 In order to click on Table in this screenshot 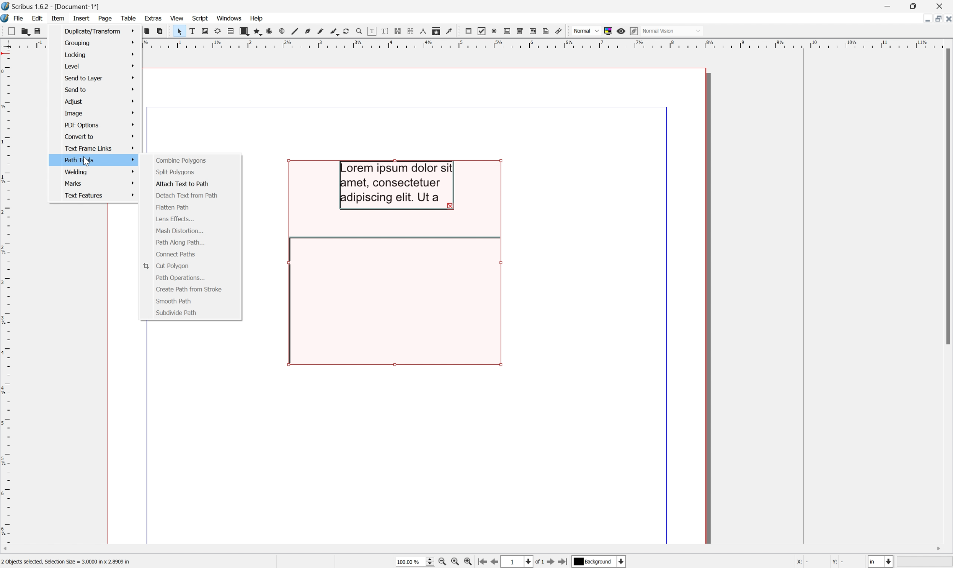, I will do `click(230, 31)`.